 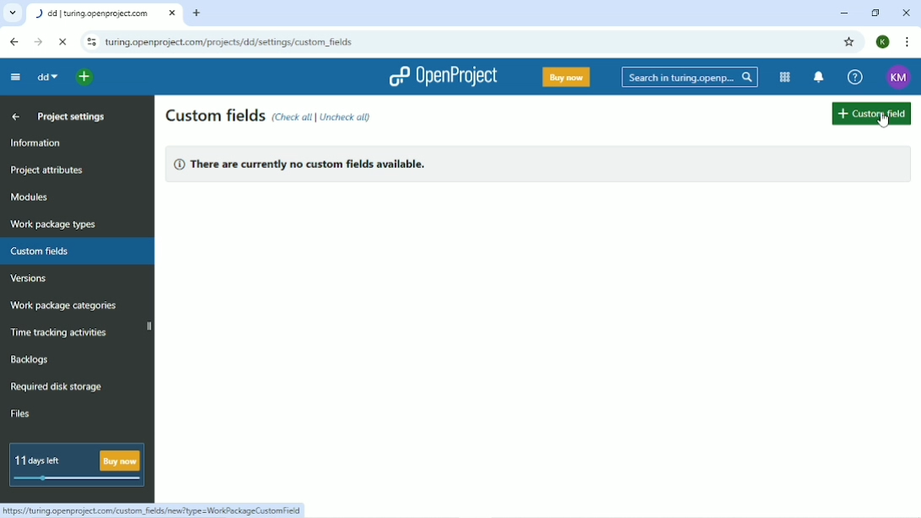 What do you see at coordinates (64, 306) in the screenshot?
I see `Work package categories` at bounding box center [64, 306].